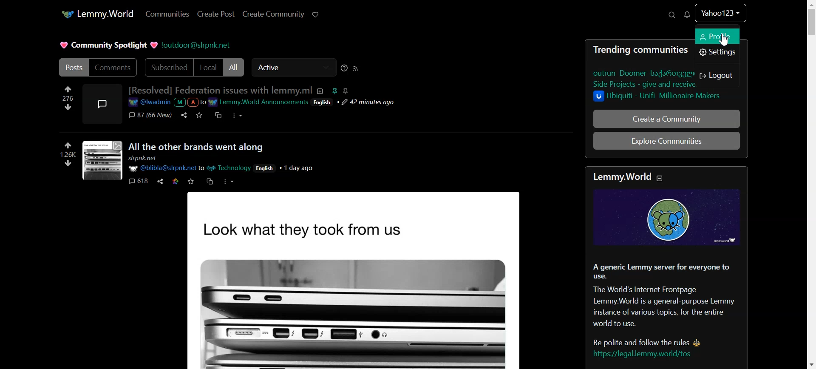  Describe the element at coordinates (102, 104) in the screenshot. I see `Profile pic` at that location.